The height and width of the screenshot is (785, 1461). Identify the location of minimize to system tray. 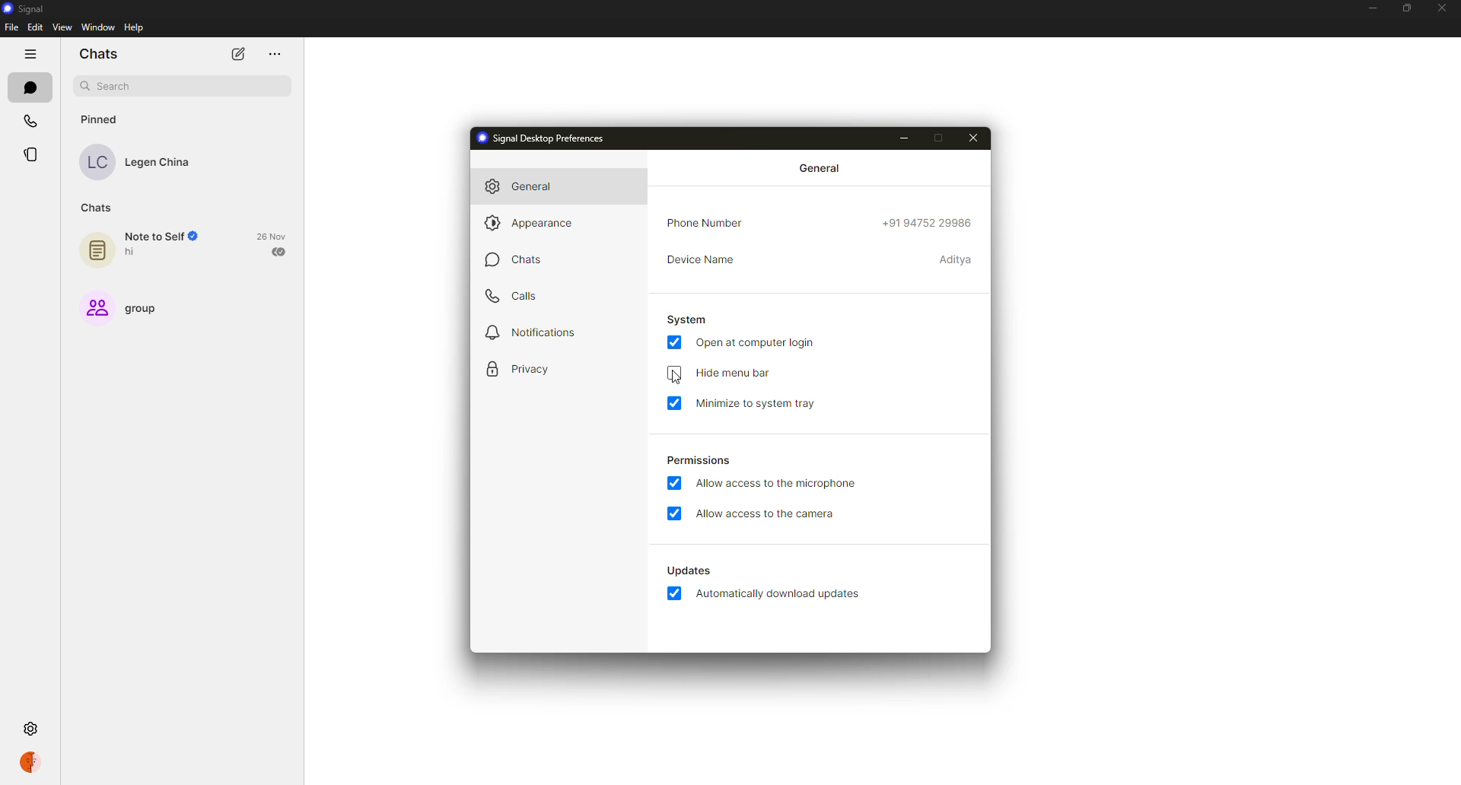
(759, 404).